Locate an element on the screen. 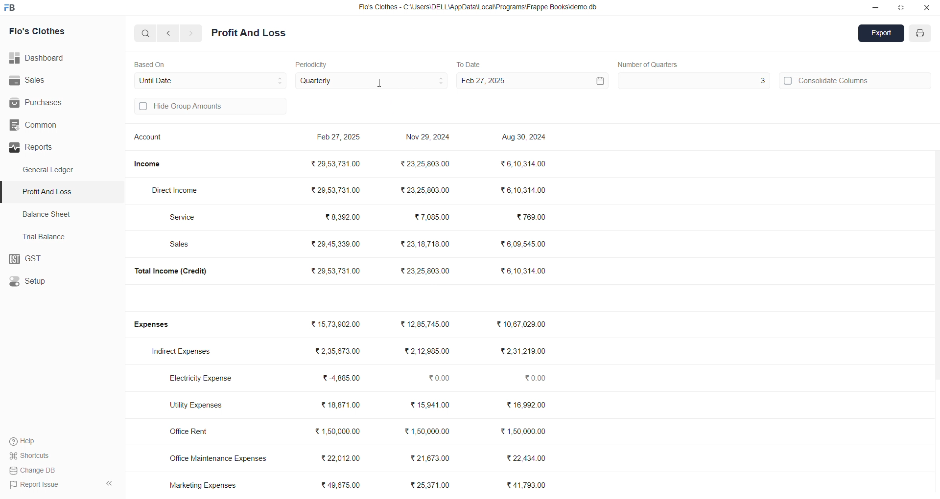  ₹2,35,673.00 is located at coordinates (338, 351).